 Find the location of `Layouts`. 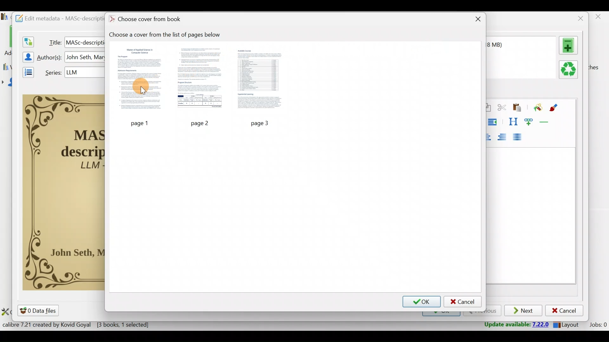

Layouts is located at coordinates (568, 325).